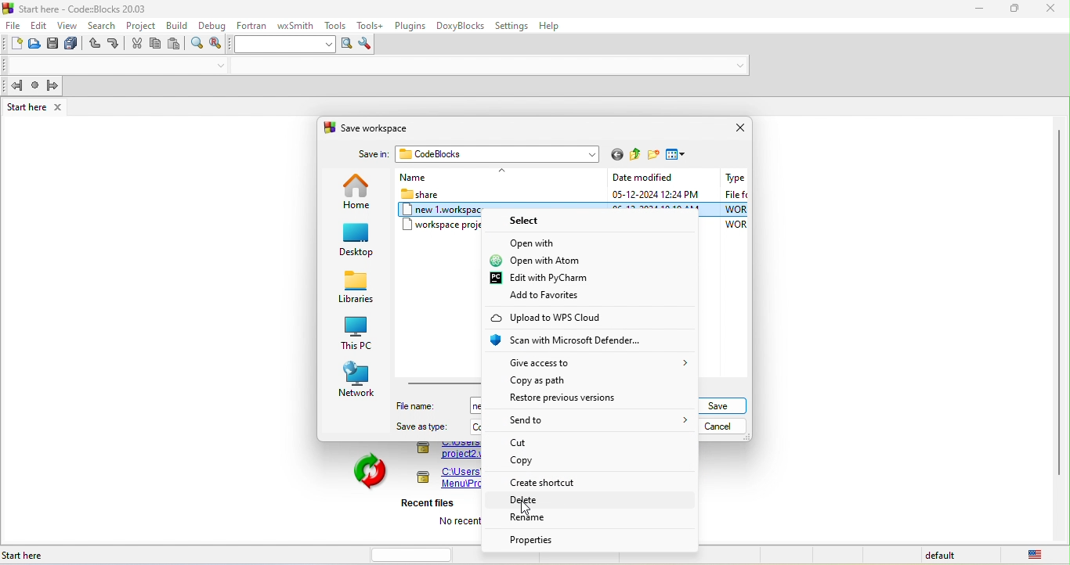 This screenshot has height=565, width=1070. What do you see at coordinates (557, 319) in the screenshot?
I see `upload to wps cloud` at bounding box center [557, 319].